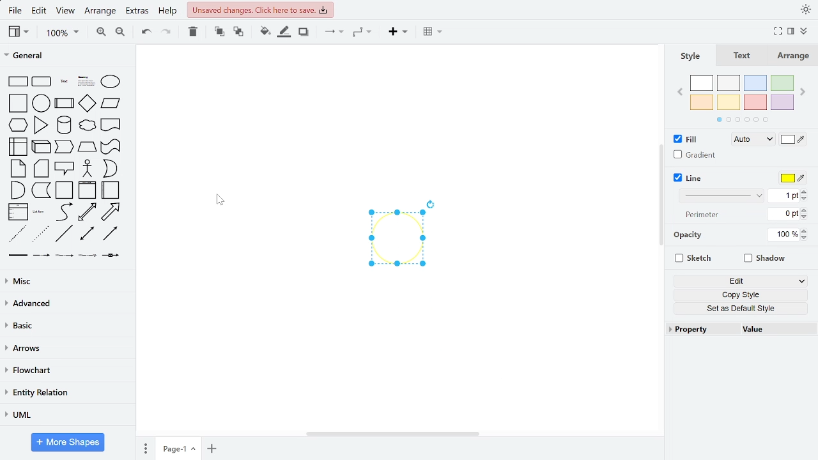 Image resolution: width=818 pixels, height=460 pixels. I want to click on shadow, so click(305, 33).